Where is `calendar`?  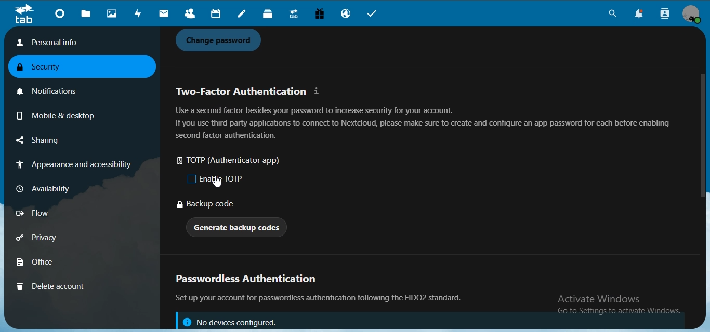 calendar is located at coordinates (215, 14).